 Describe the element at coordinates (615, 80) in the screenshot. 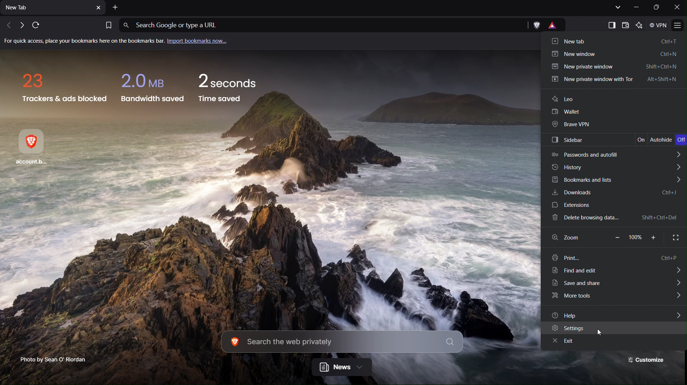

I see `New Private Window With Tor` at that location.